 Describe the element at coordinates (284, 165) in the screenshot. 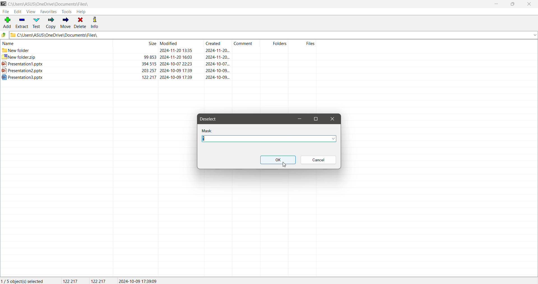

I see `cursor` at that location.